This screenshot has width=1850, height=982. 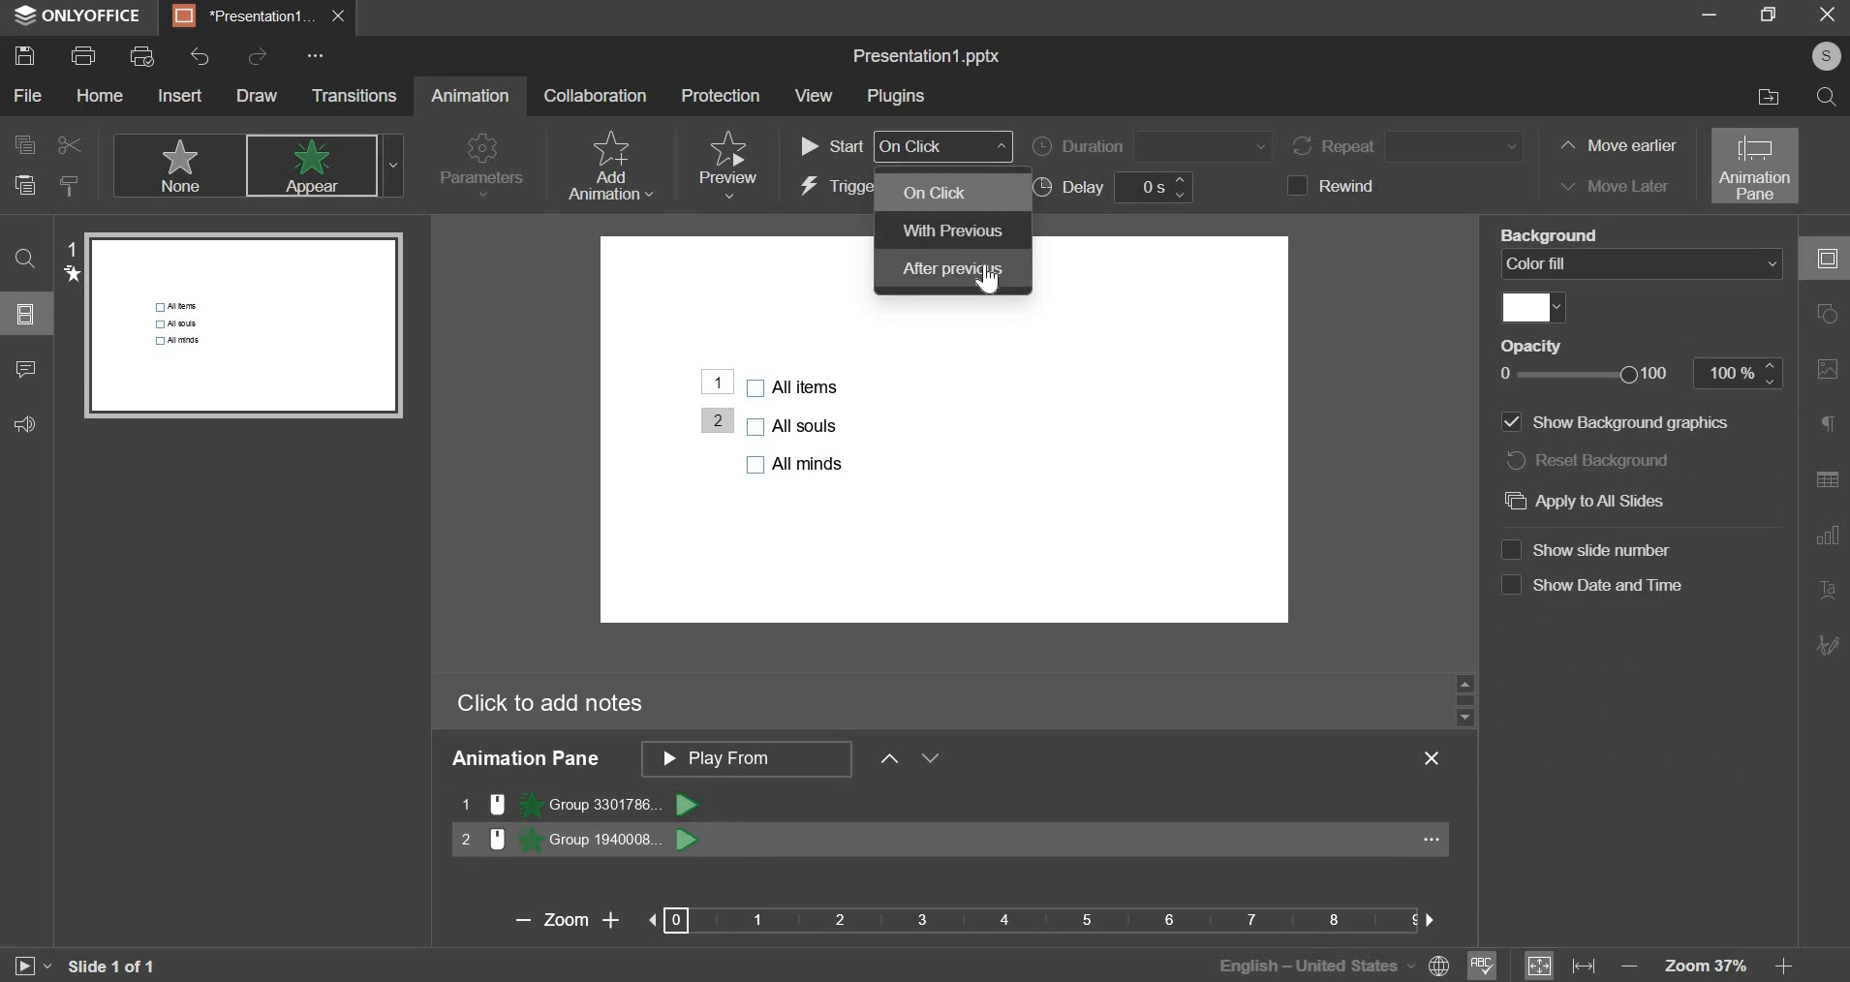 I want to click on trigger, so click(x=836, y=188).